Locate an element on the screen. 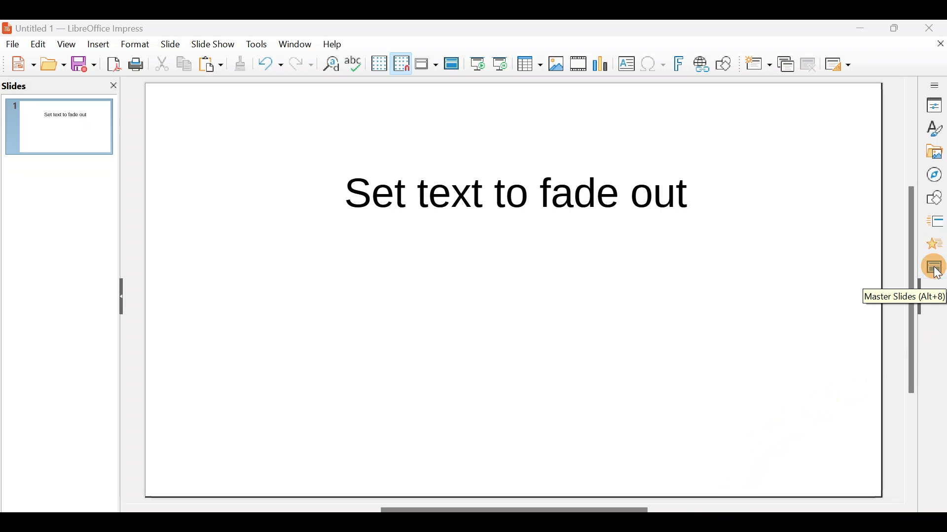  Sidebar settings is located at coordinates (933, 85).